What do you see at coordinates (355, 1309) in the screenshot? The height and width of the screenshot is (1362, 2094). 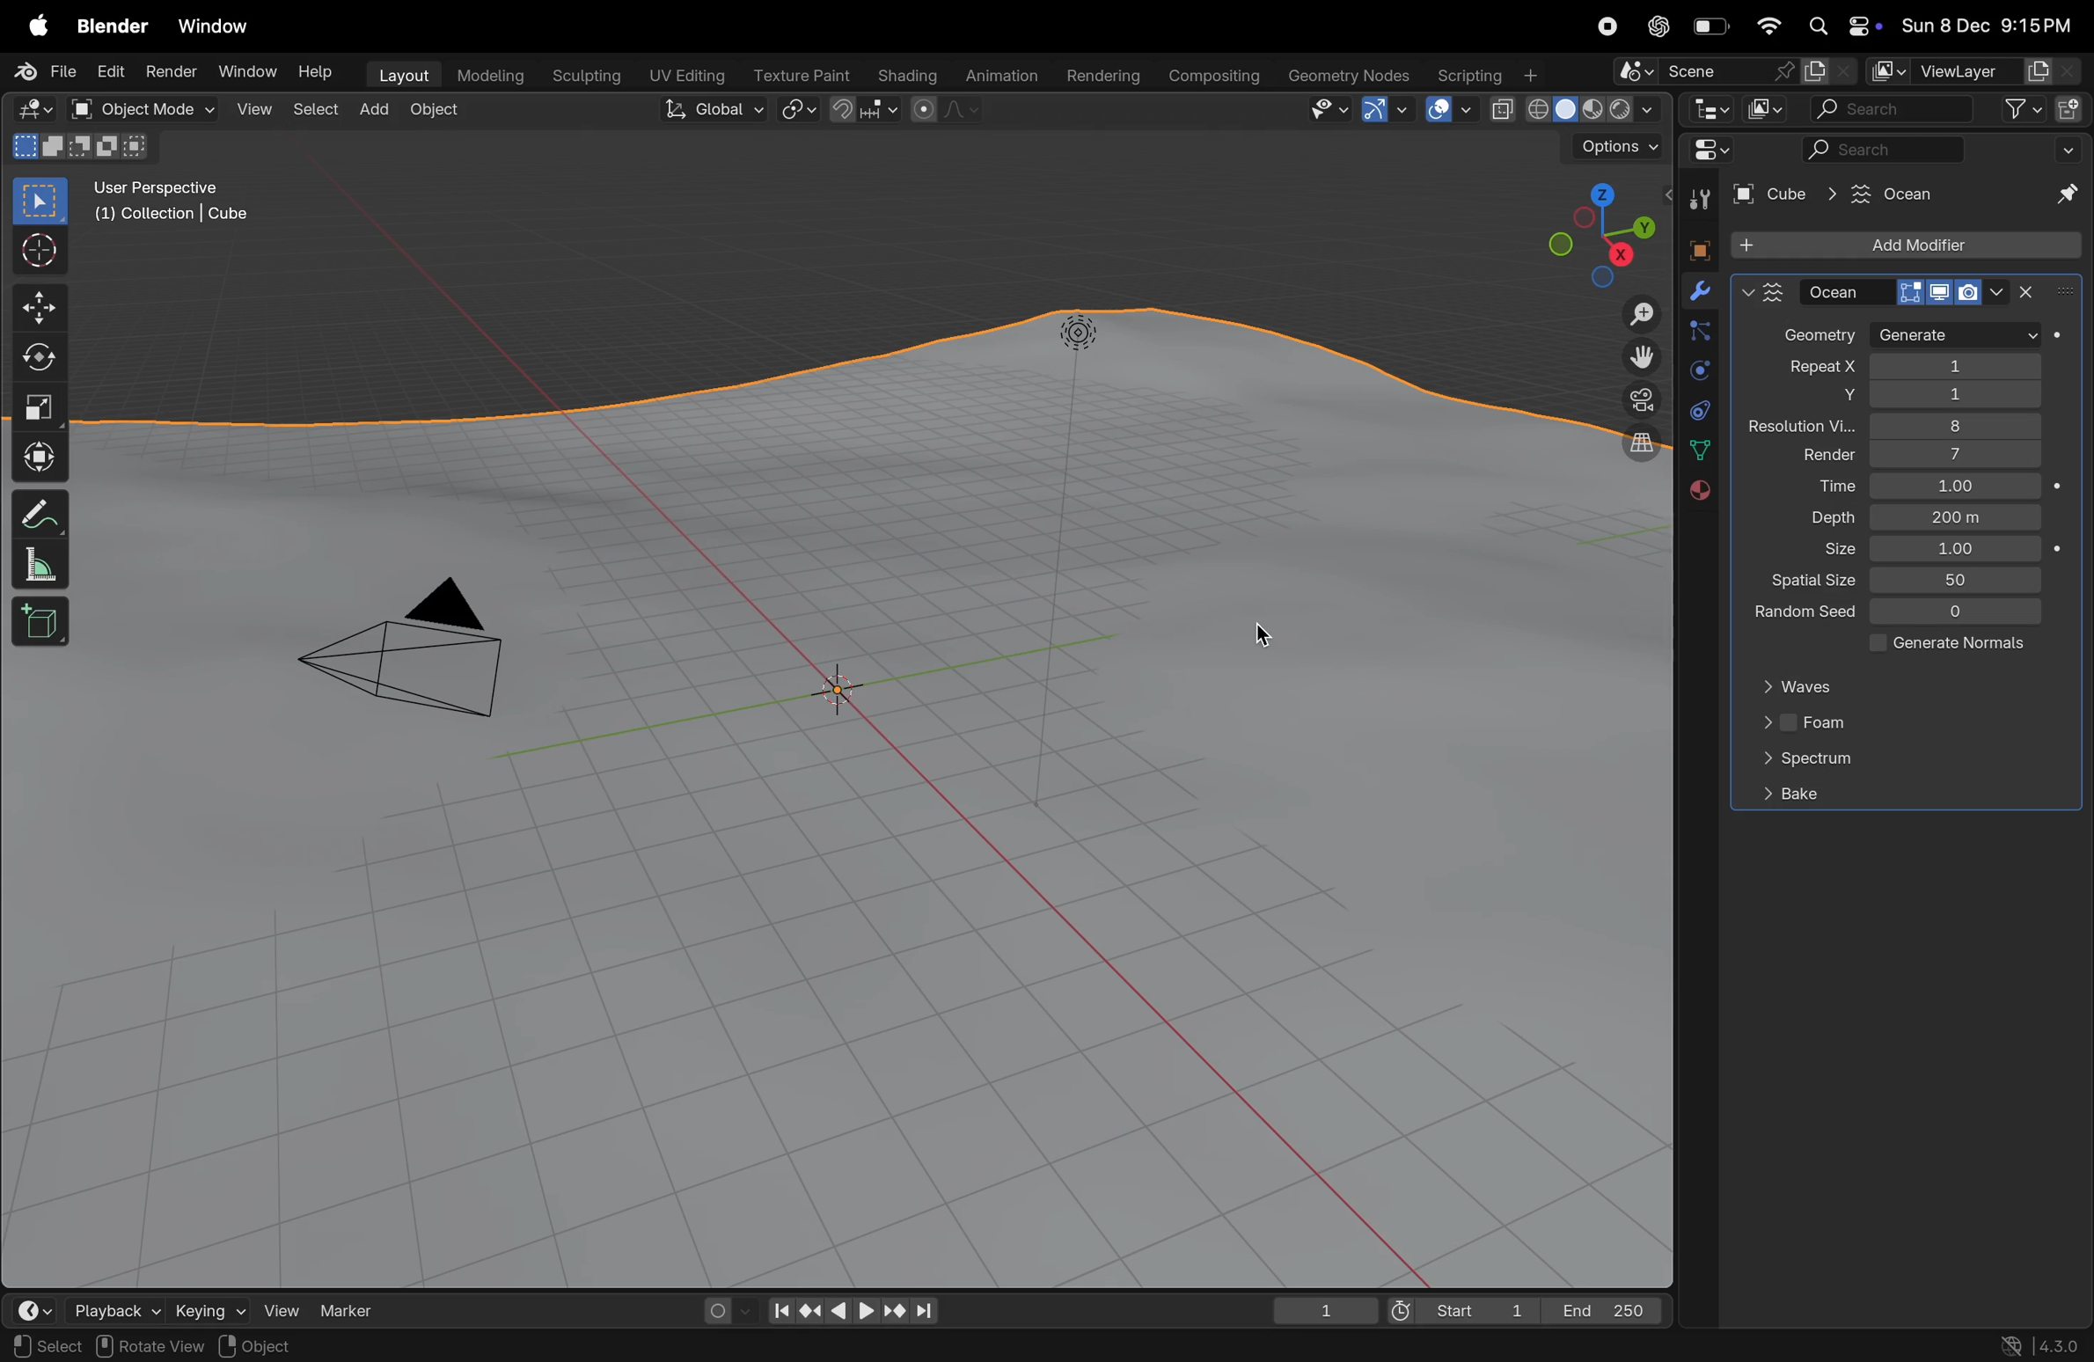 I see `maker` at bounding box center [355, 1309].